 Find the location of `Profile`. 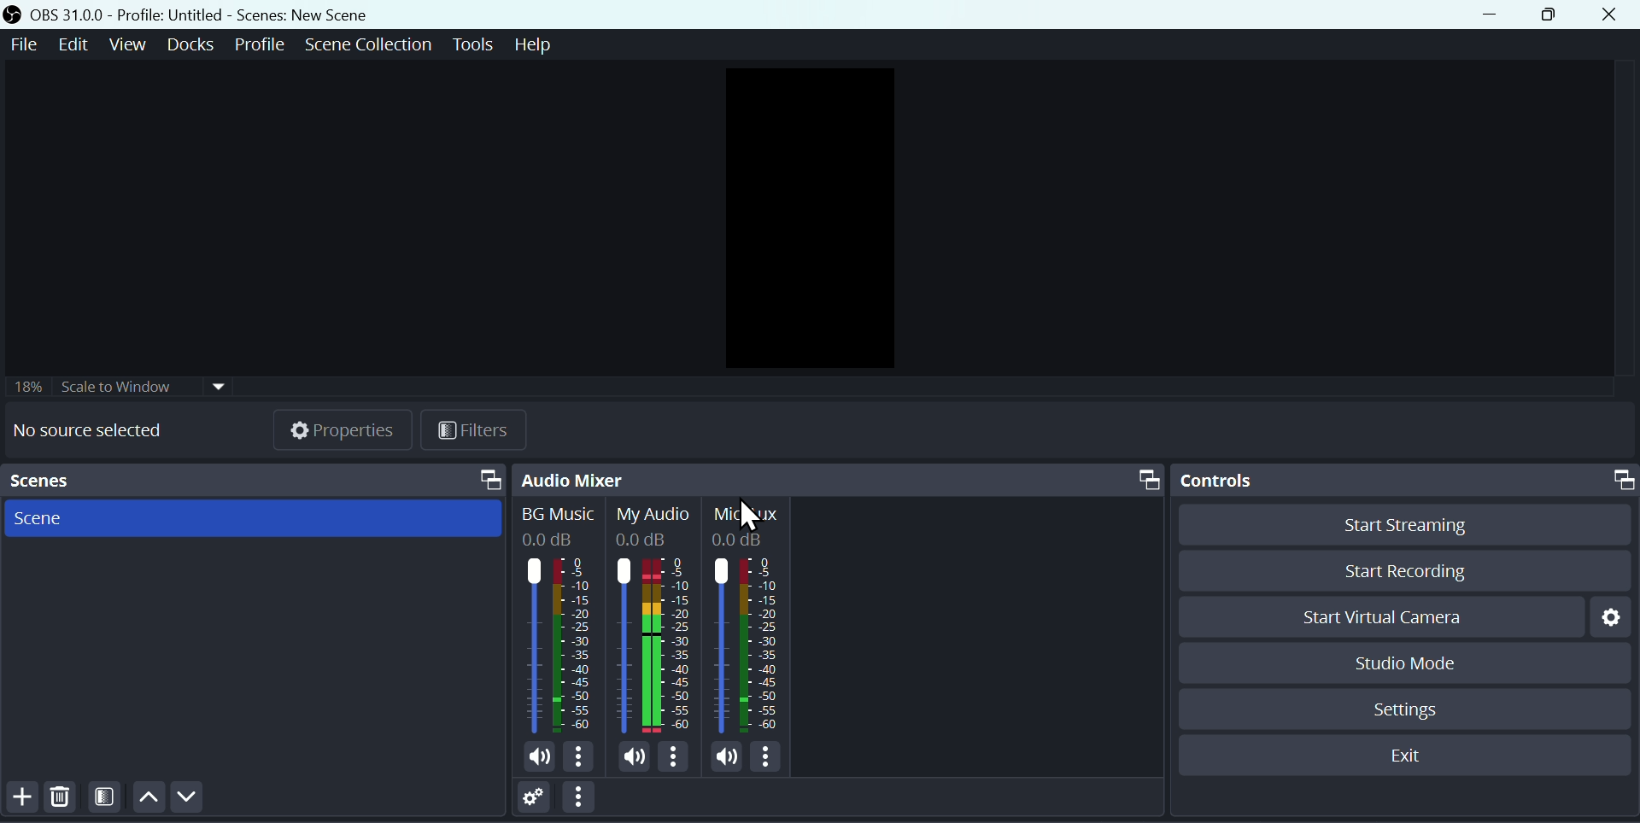

Profile is located at coordinates (261, 45).